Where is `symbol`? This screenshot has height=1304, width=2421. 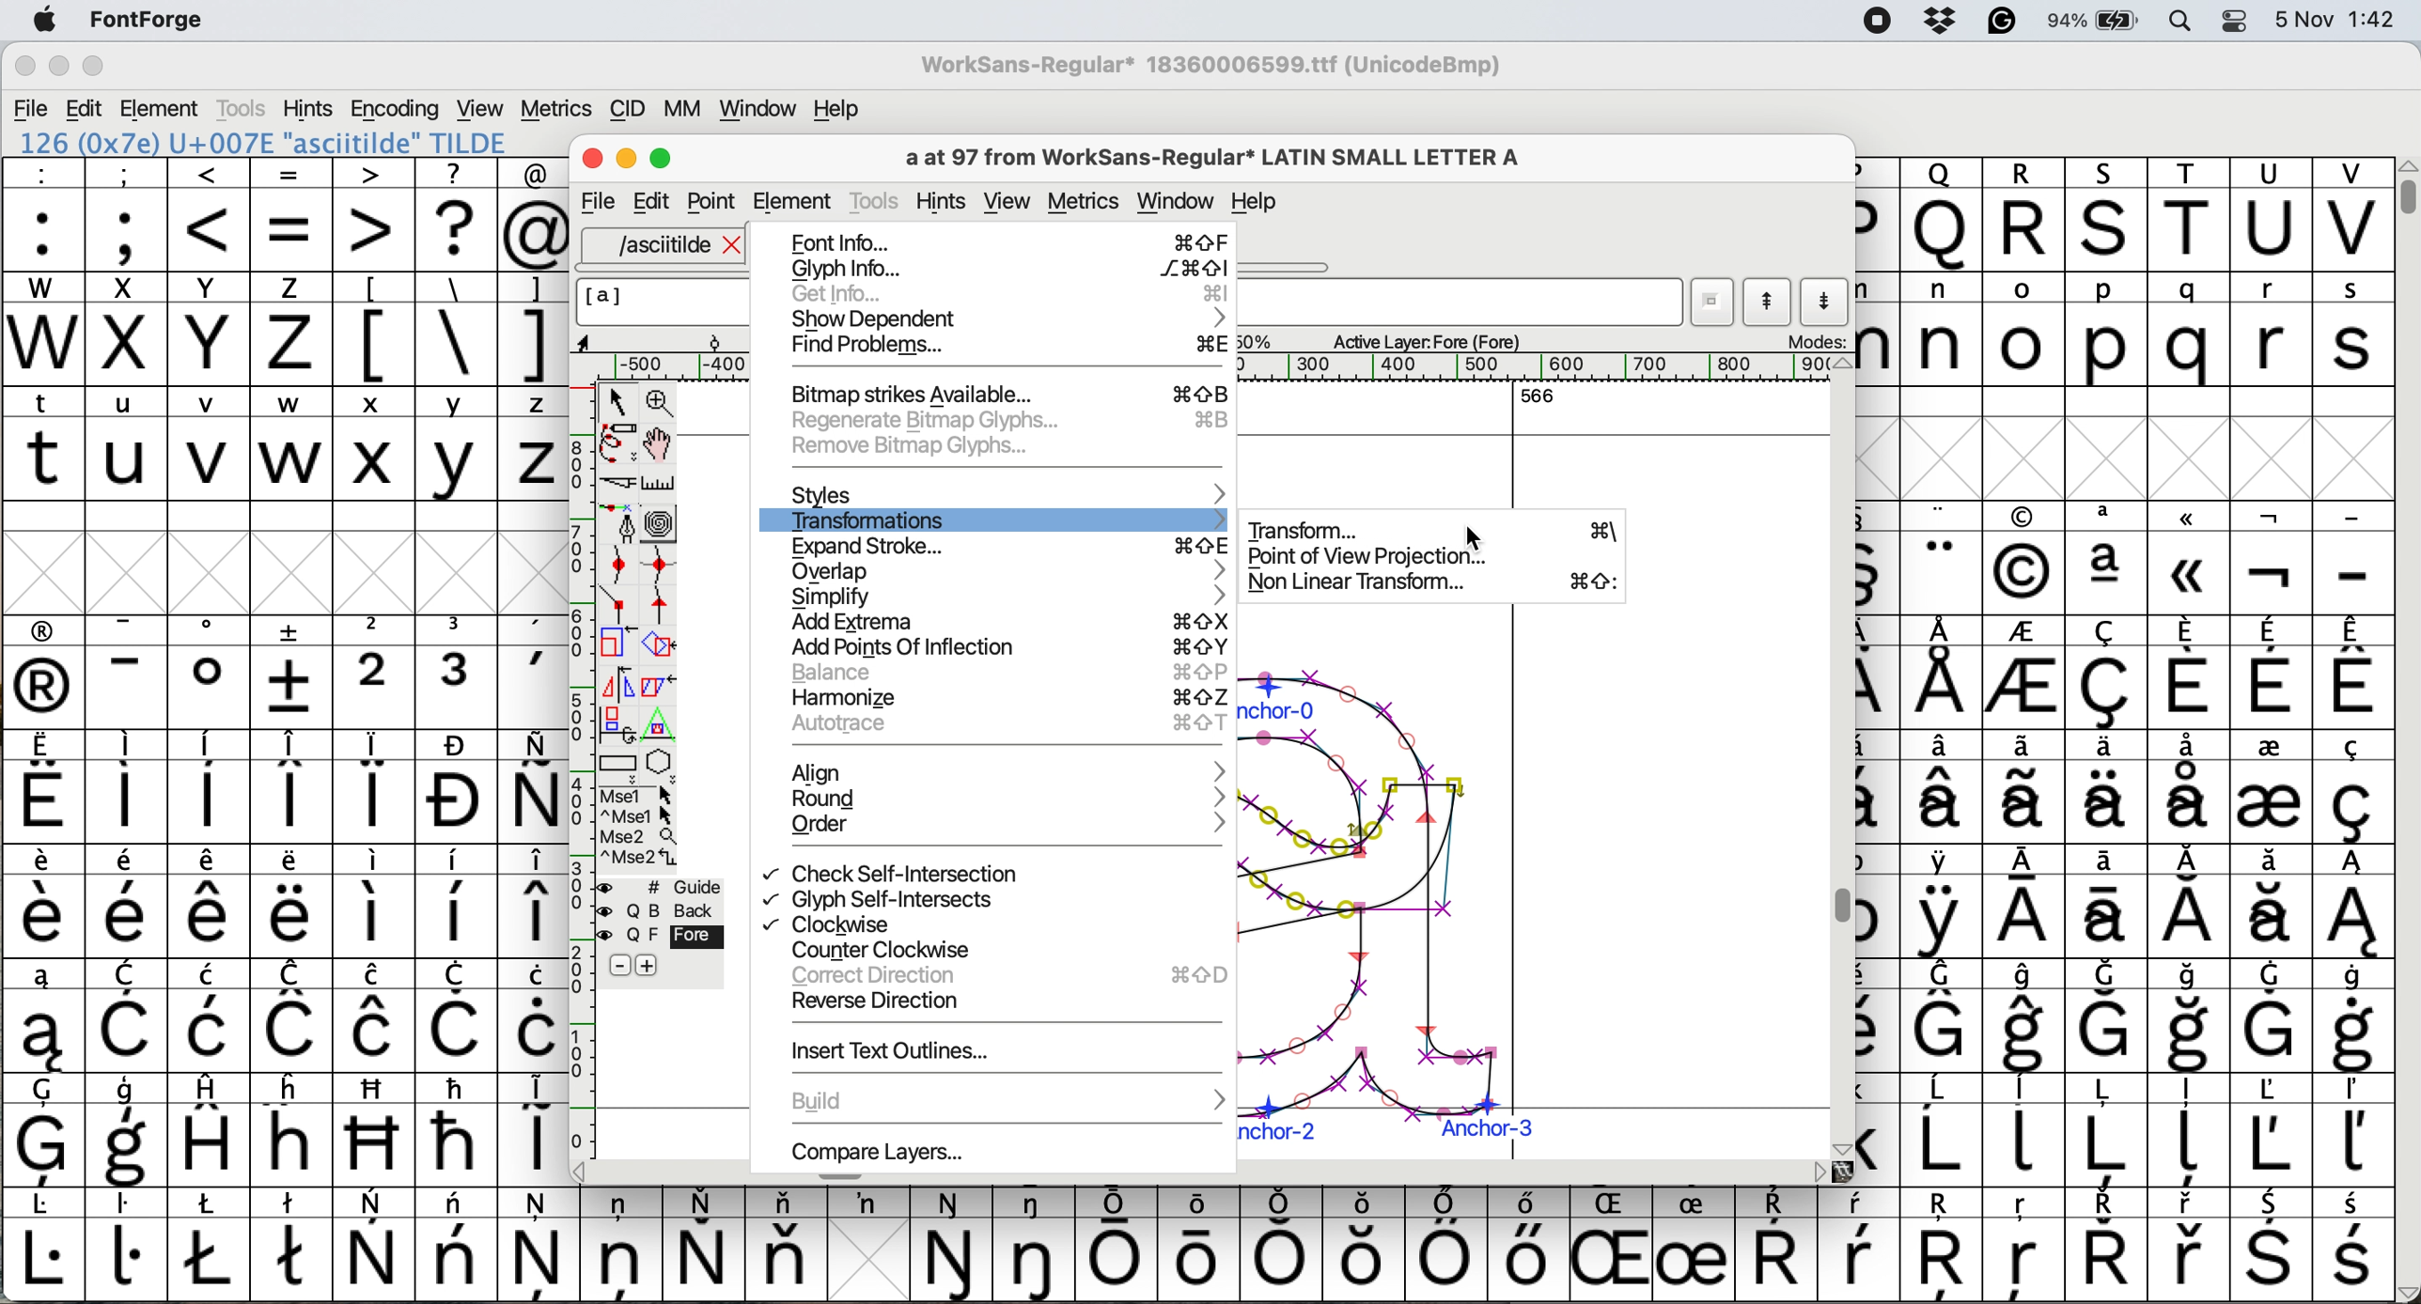 symbol is located at coordinates (1943, 1016).